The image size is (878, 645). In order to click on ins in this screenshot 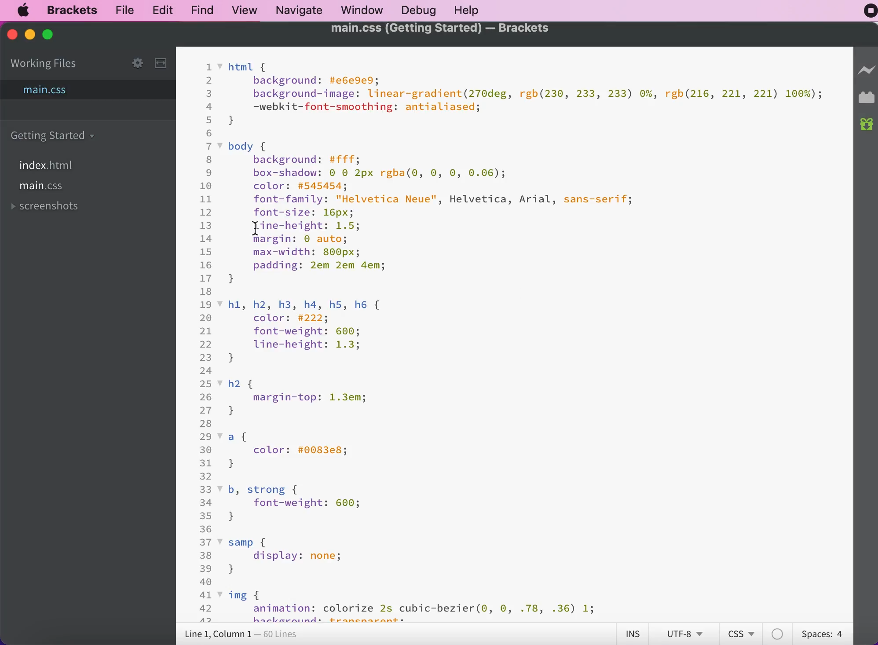, I will do `click(633, 633)`.